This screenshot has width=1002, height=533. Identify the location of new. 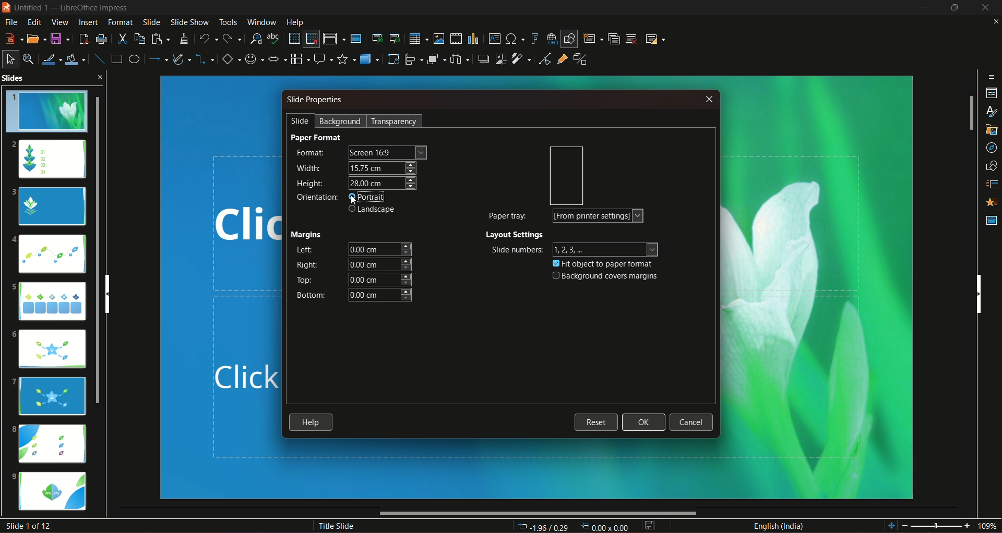
(13, 38).